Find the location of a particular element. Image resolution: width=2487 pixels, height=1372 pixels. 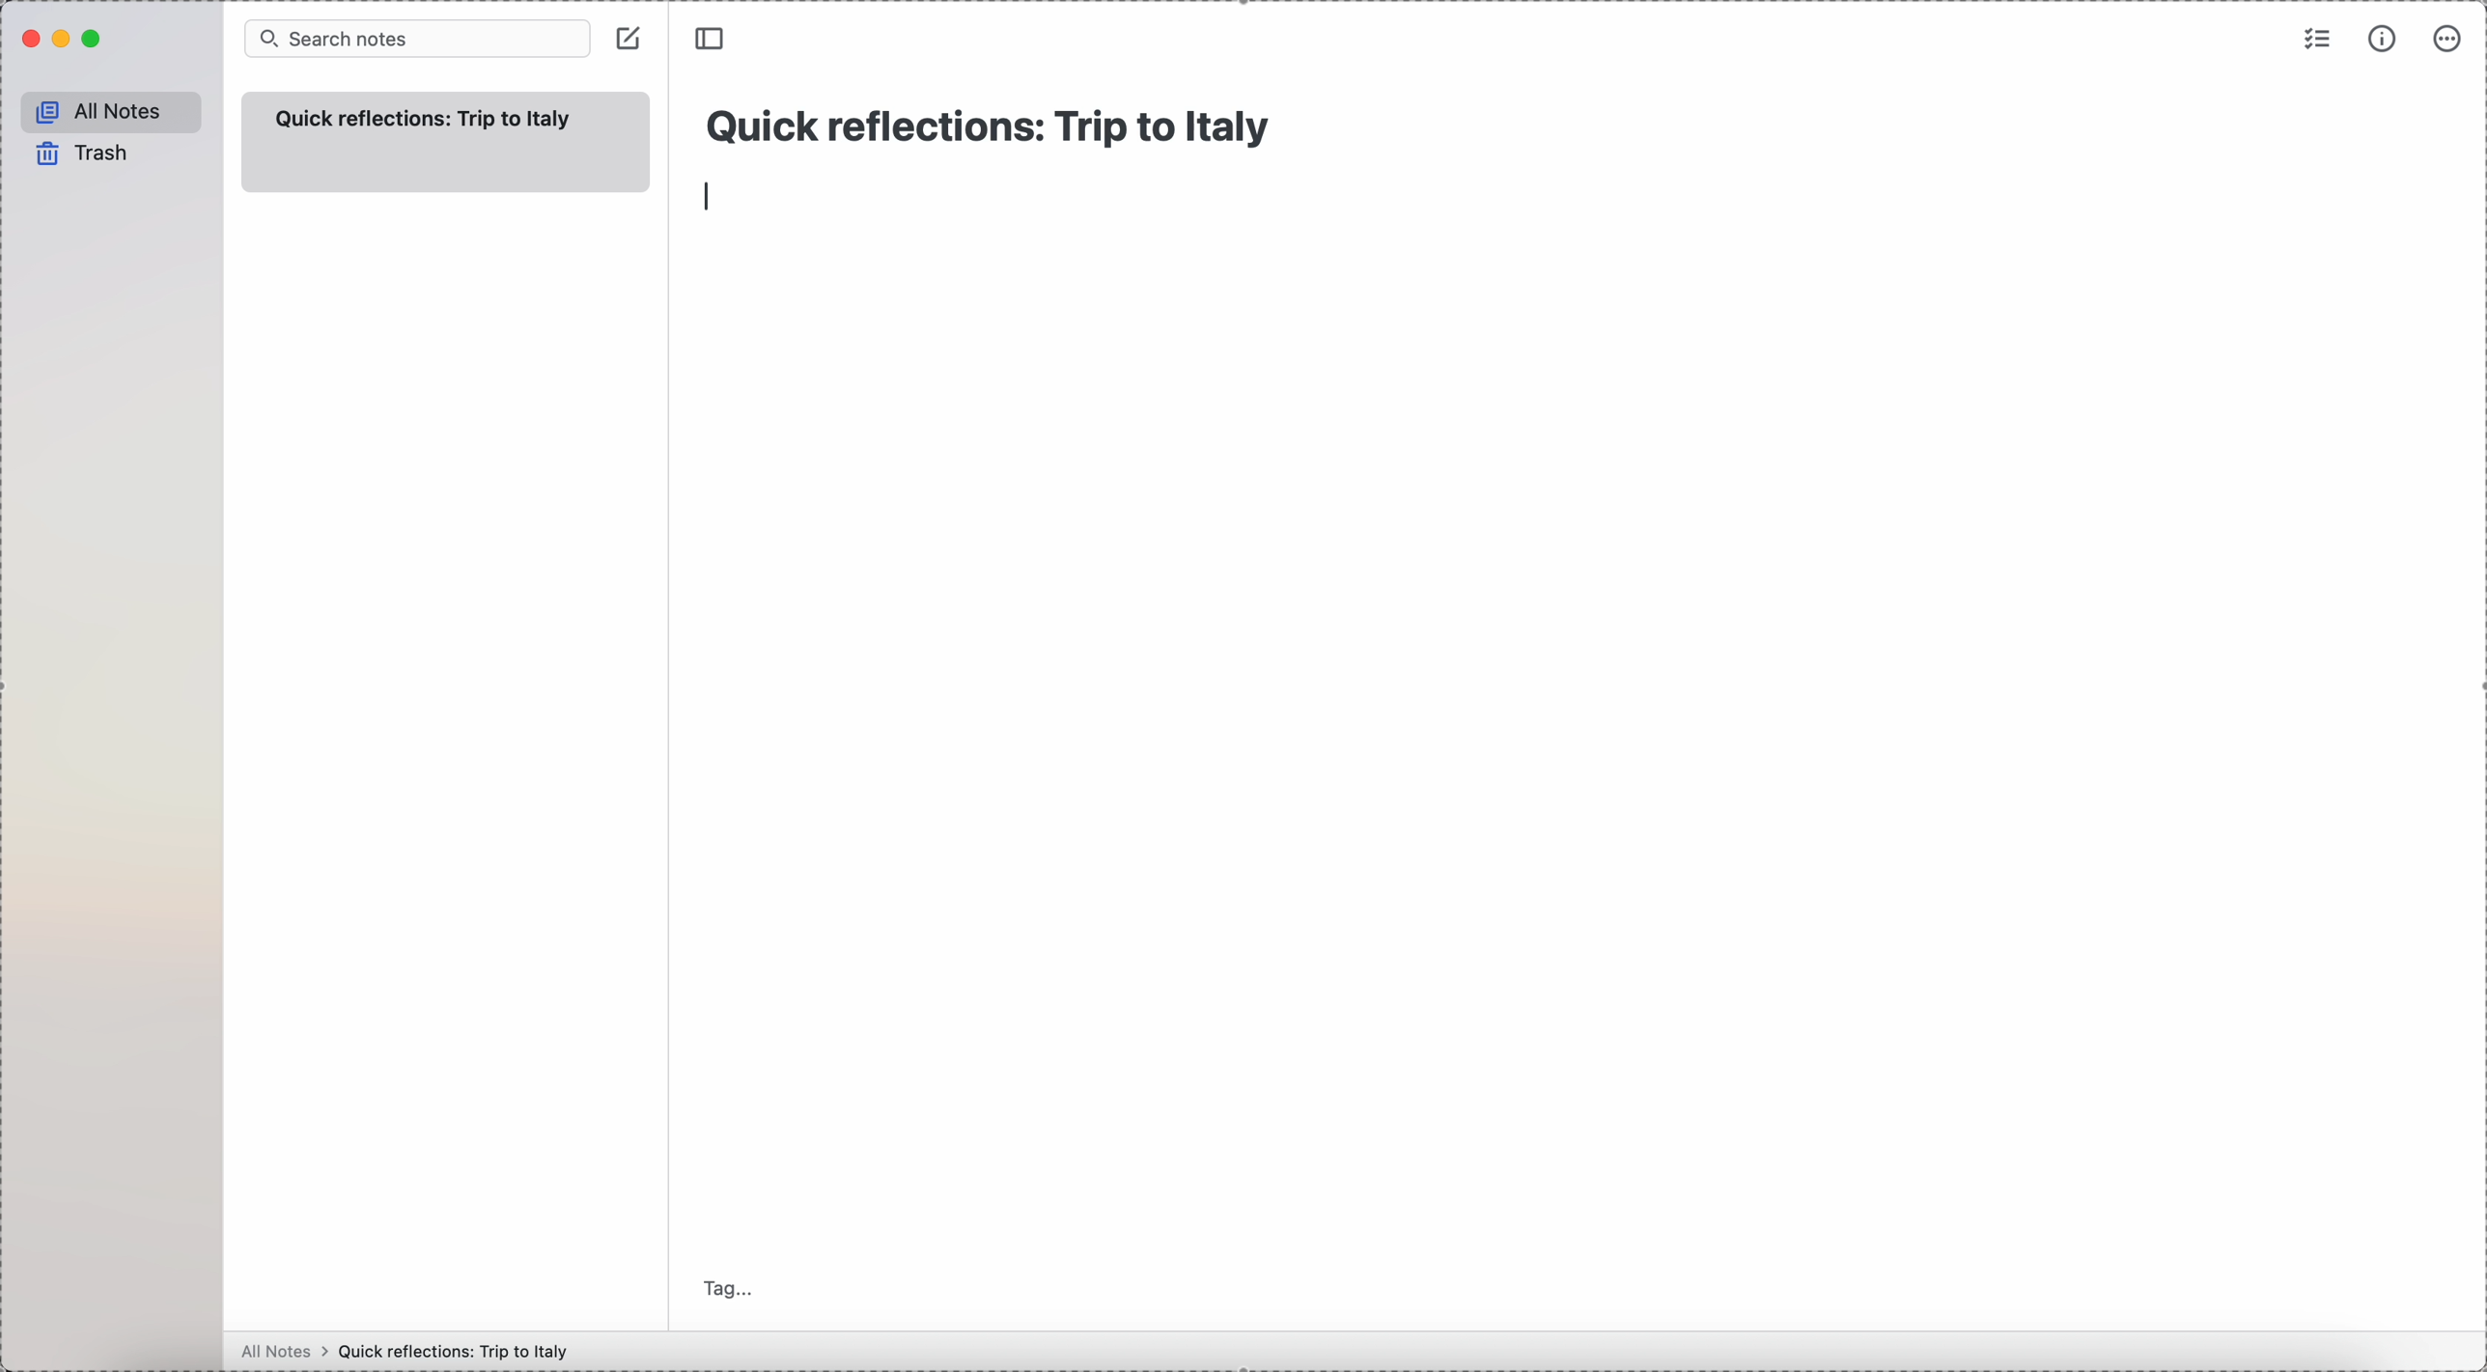

Quick reflections: Trip to Italy is located at coordinates (984, 134).